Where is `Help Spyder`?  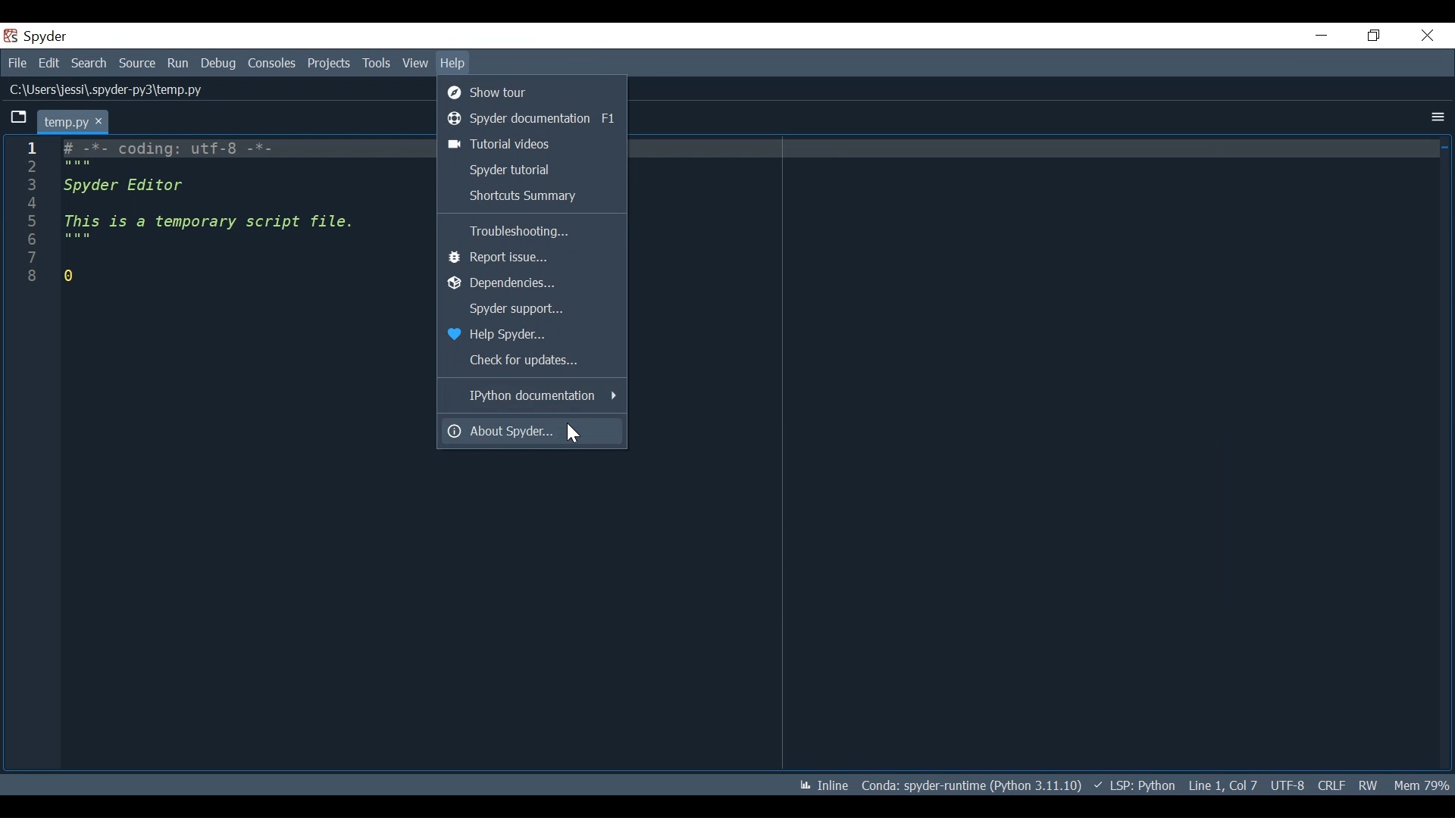 Help Spyder is located at coordinates (531, 336).